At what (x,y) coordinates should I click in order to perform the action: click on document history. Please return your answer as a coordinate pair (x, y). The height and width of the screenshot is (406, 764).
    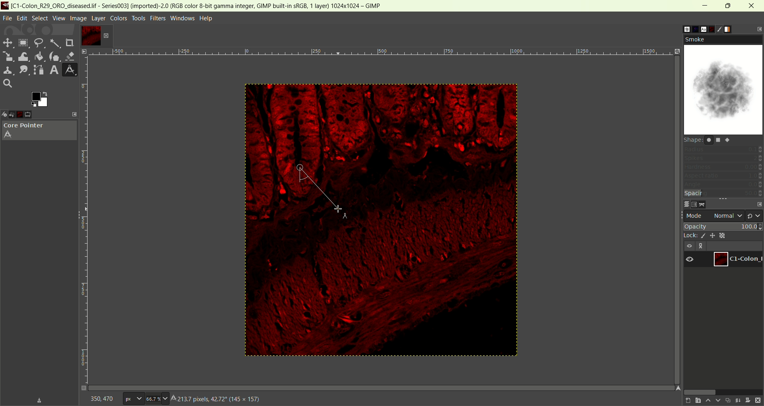
    Looking at the image, I should click on (712, 28).